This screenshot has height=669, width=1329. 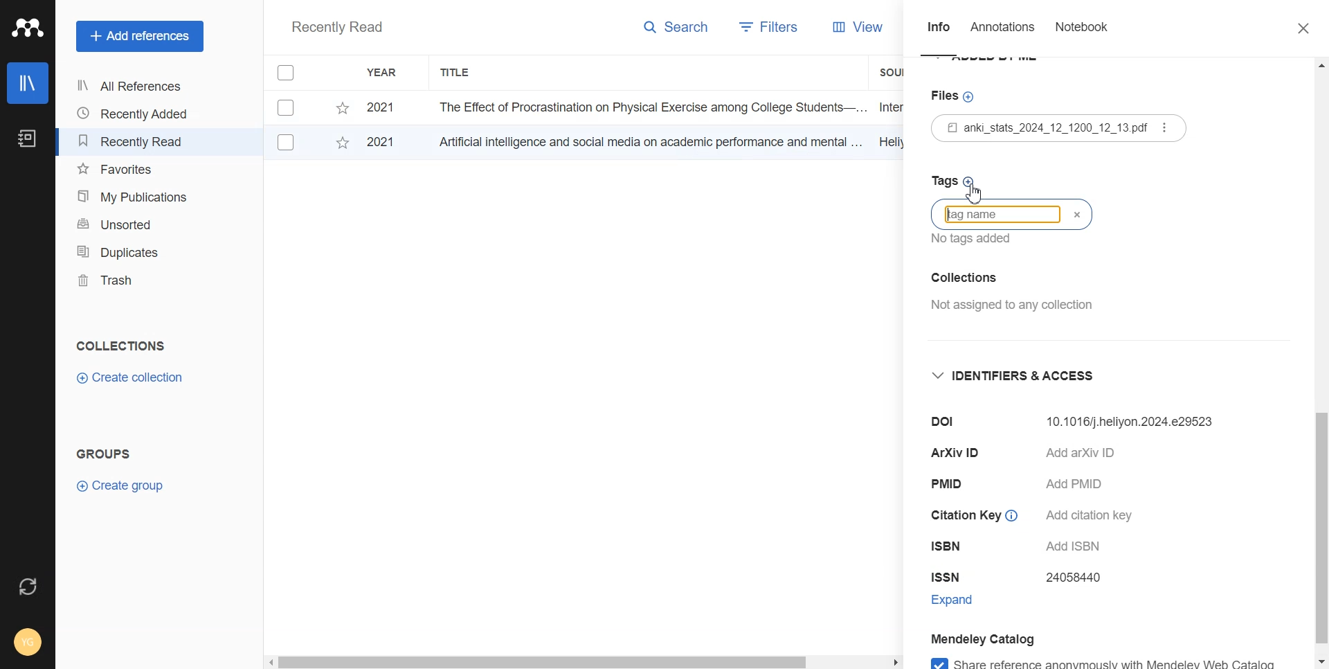 What do you see at coordinates (1117, 661) in the screenshot?
I see `Share reference anonymously with mendeley web catlog` at bounding box center [1117, 661].